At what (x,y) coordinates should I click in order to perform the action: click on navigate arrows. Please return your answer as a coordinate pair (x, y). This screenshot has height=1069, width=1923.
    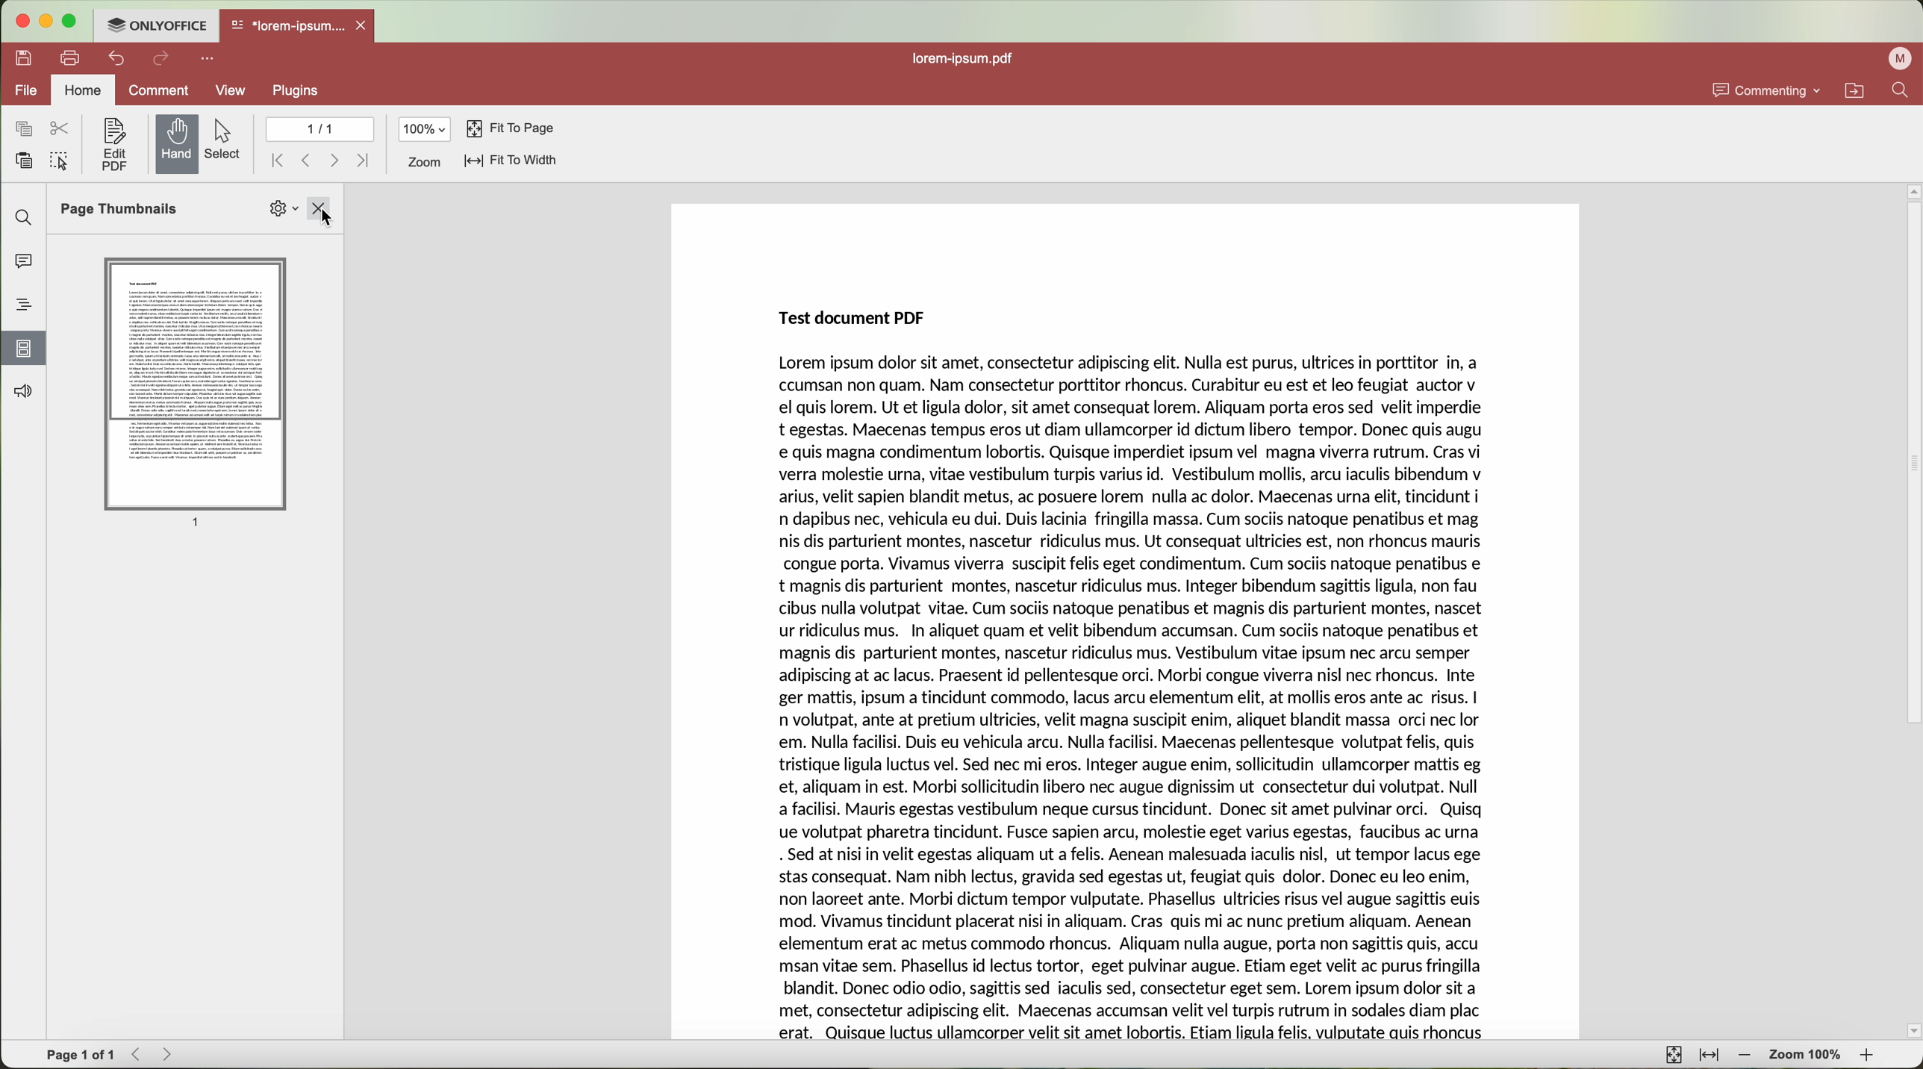
    Looking at the image, I should click on (322, 160).